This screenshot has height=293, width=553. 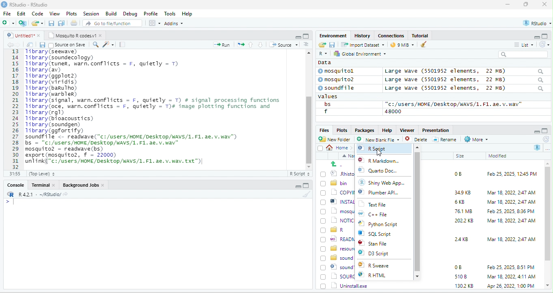 I want to click on values, so click(x=332, y=97).